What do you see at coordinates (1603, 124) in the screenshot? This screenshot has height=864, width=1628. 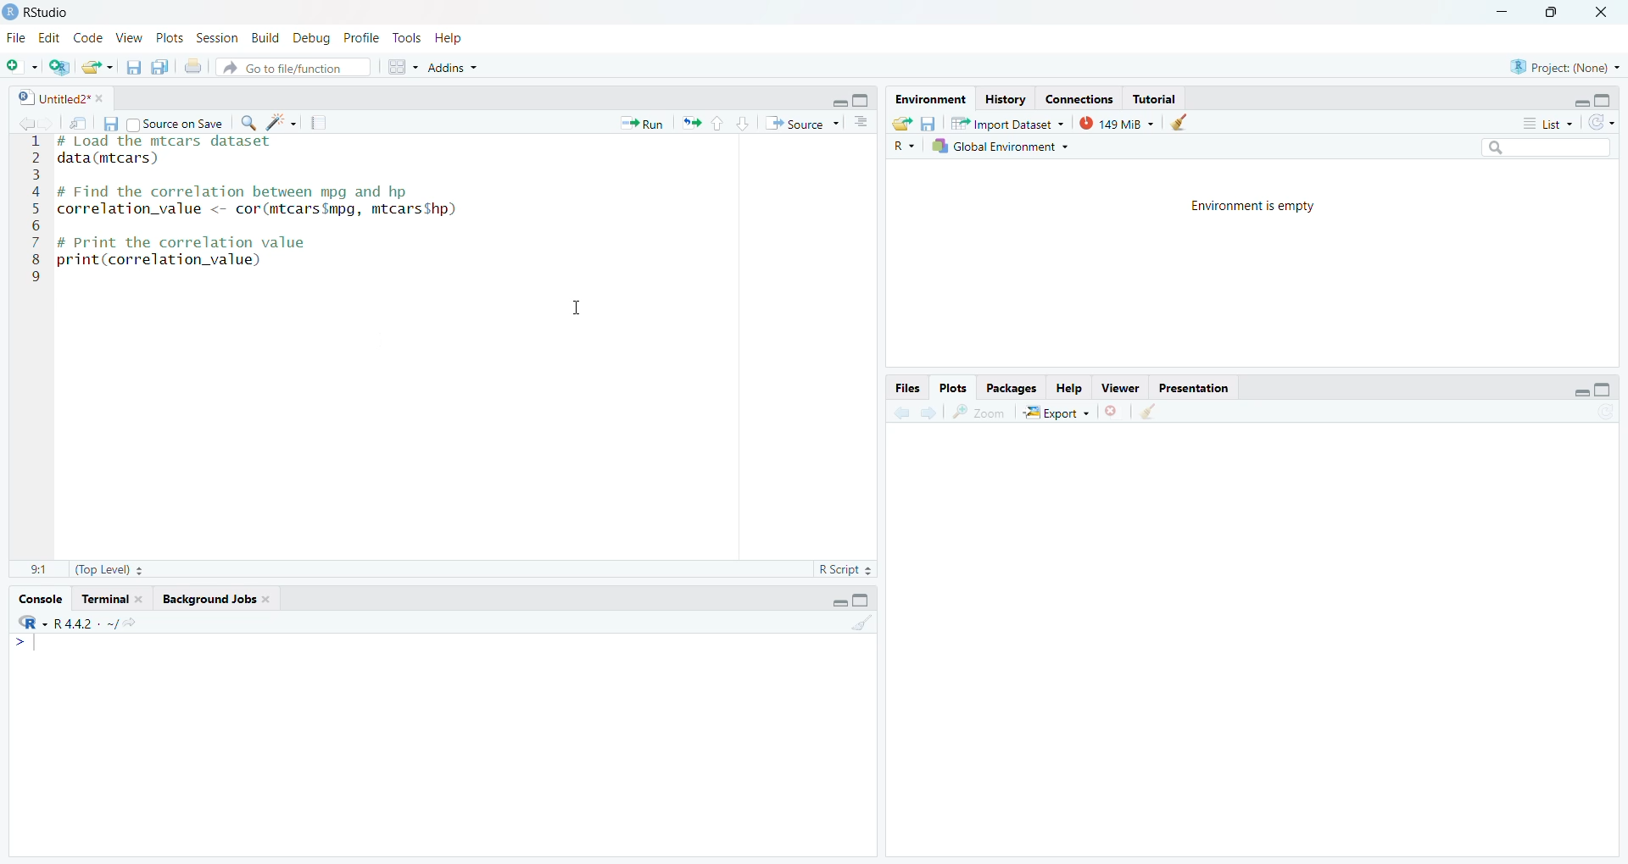 I see `Refresh the list of objects in the environment` at bounding box center [1603, 124].